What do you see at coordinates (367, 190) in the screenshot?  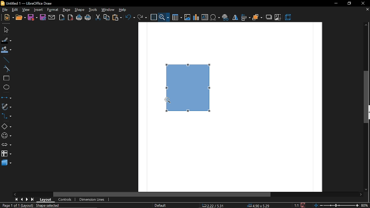 I see `move down` at bounding box center [367, 190].